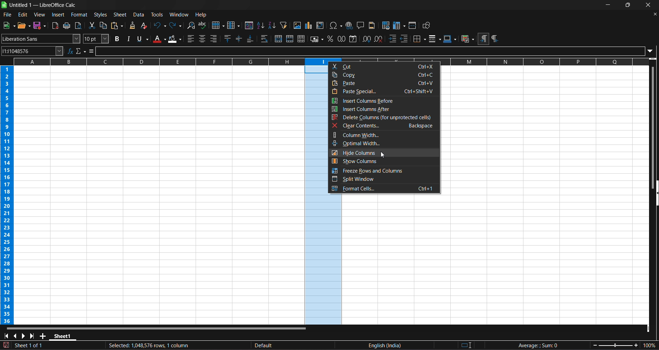 The image size is (659, 350). What do you see at coordinates (362, 25) in the screenshot?
I see `insert comment` at bounding box center [362, 25].